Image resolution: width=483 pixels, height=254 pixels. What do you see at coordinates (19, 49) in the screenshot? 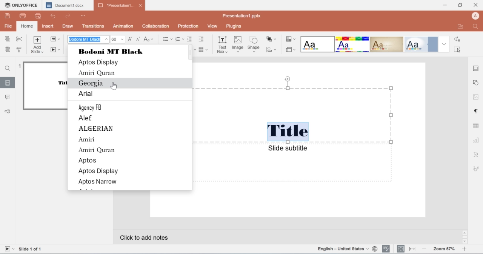
I see `paint` at bounding box center [19, 49].